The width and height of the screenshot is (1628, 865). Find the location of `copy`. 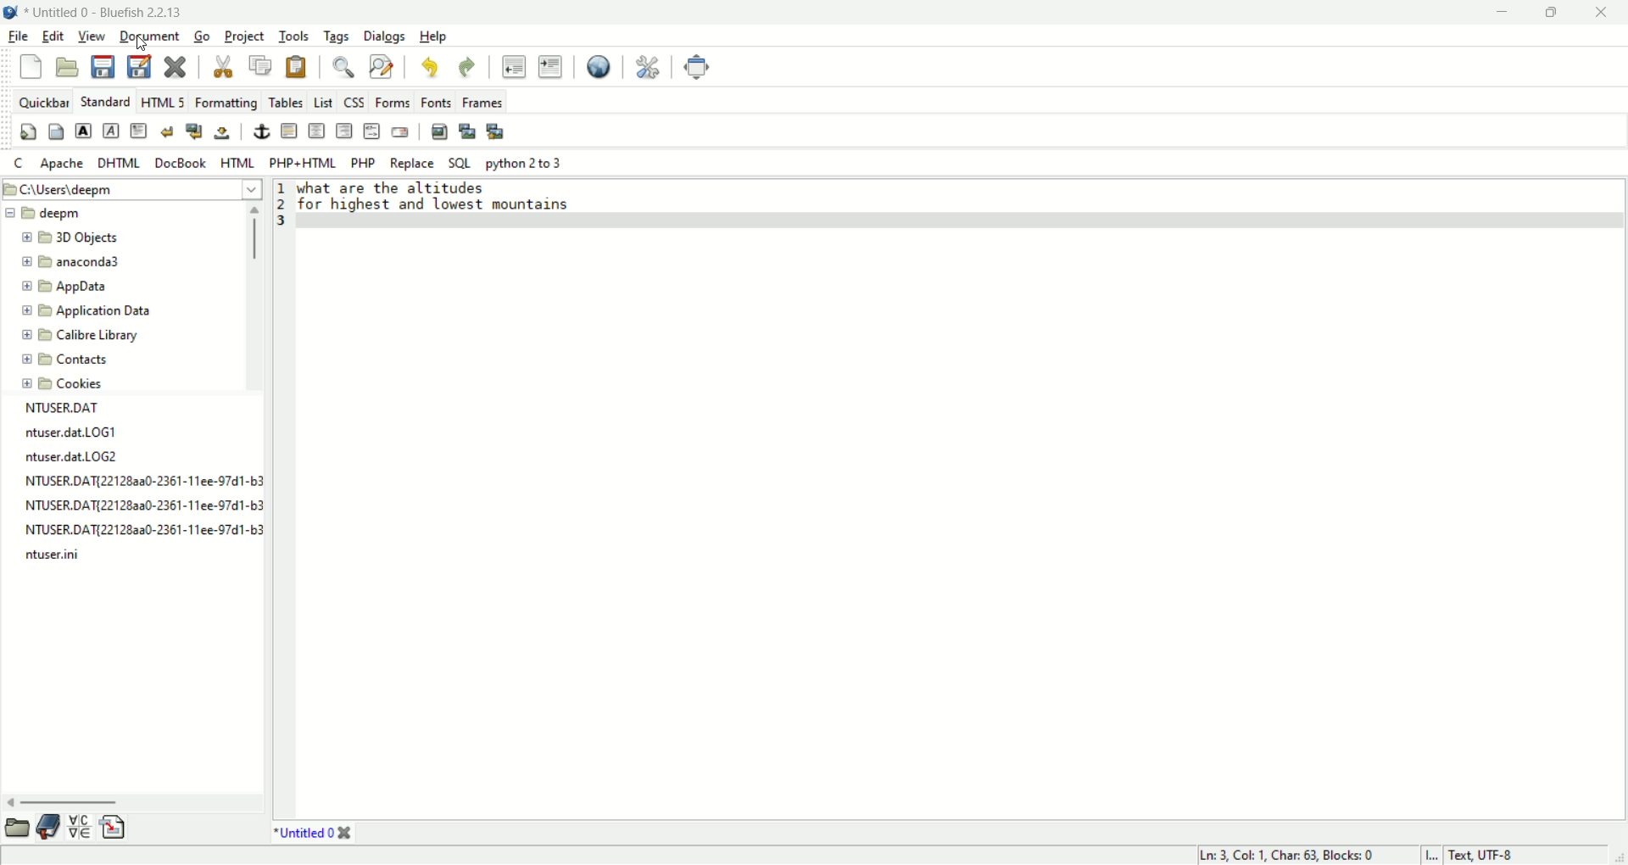

copy is located at coordinates (260, 66).